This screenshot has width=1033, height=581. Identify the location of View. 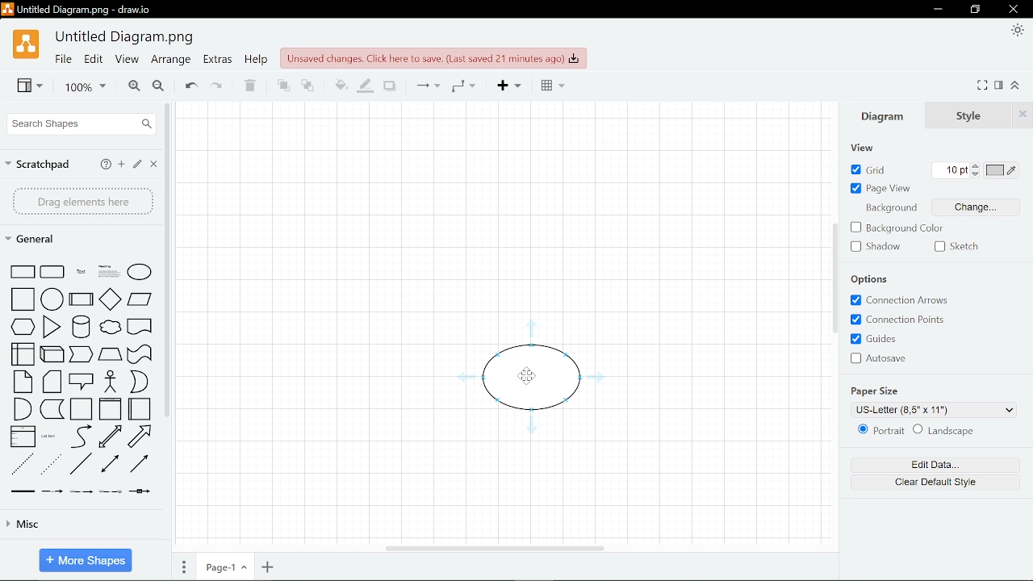
(128, 59).